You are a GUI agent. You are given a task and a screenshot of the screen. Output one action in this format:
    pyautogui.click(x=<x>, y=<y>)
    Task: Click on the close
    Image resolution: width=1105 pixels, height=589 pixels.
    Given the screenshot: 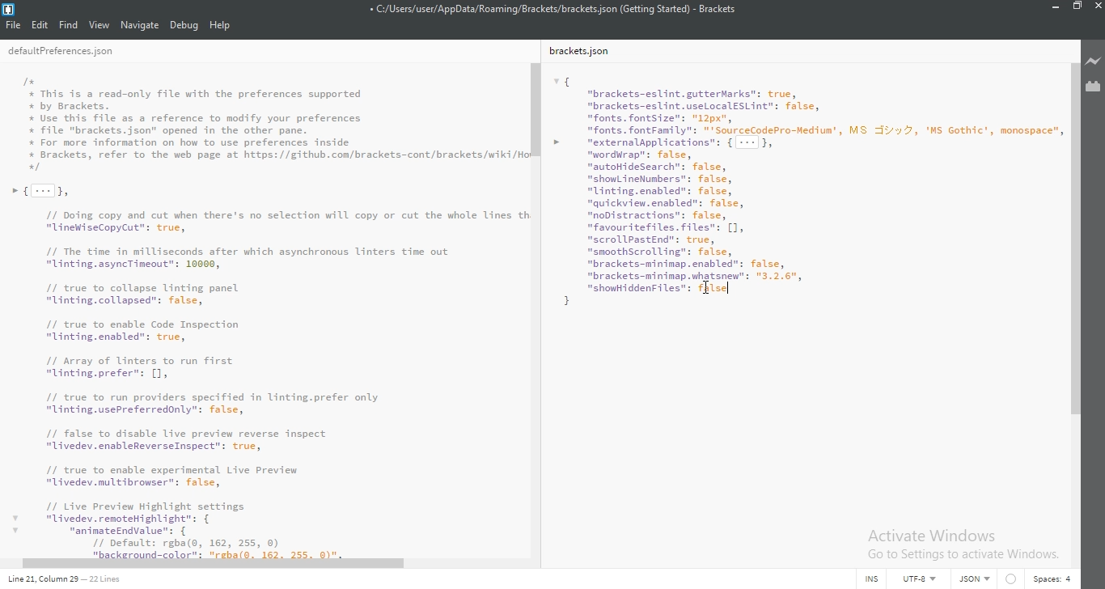 What is the action you would take?
    pyautogui.click(x=1098, y=6)
    